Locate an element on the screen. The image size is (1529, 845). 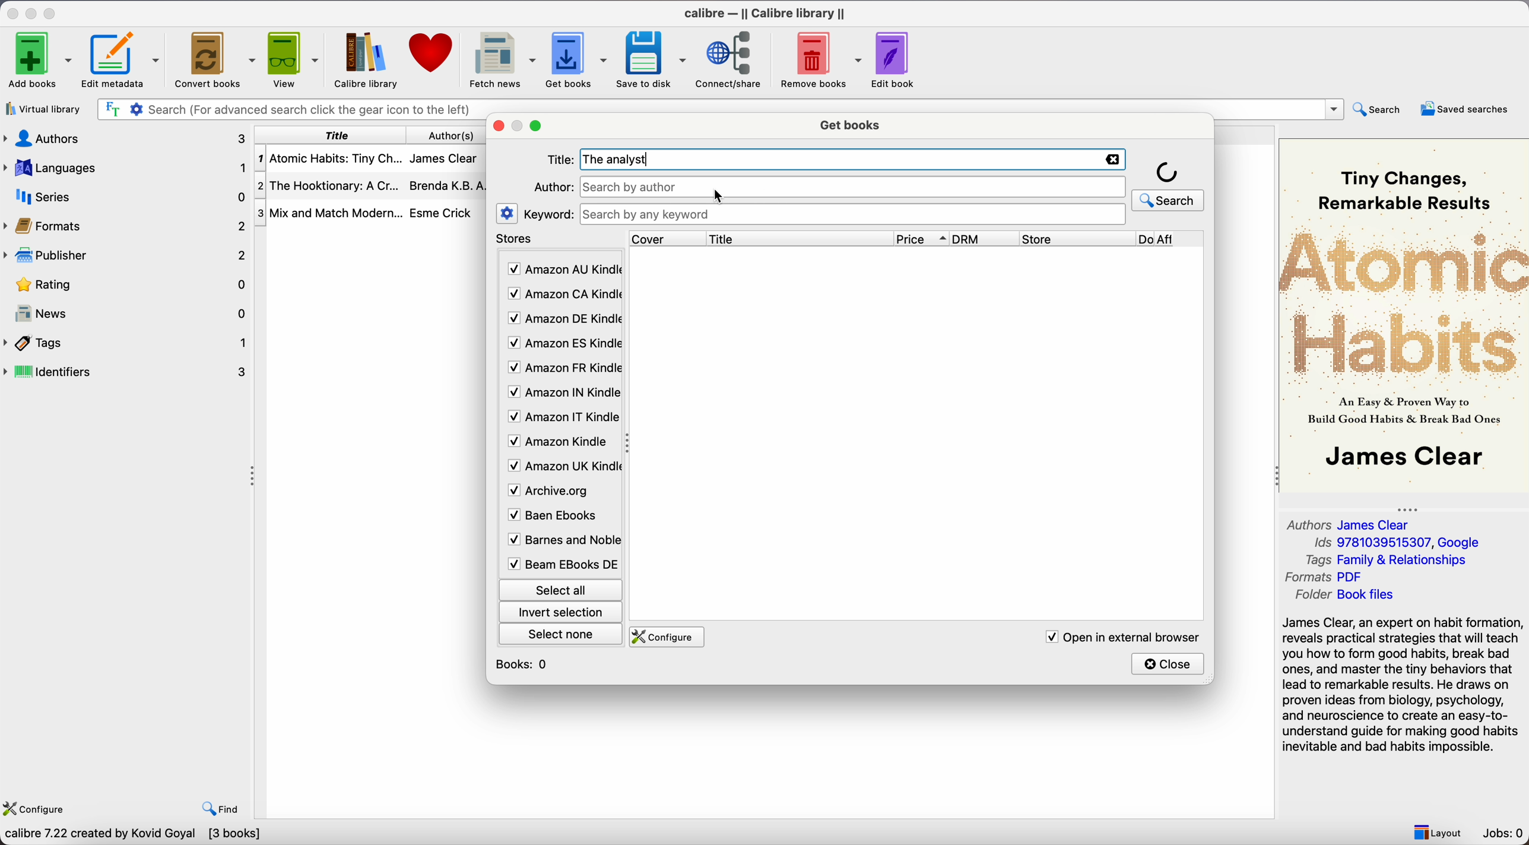
Calibre library is located at coordinates (363, 59).